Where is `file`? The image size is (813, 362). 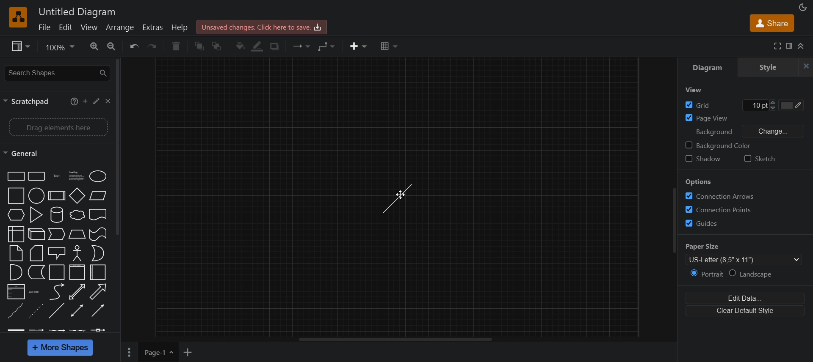
file is located at coordinates (44, 27).